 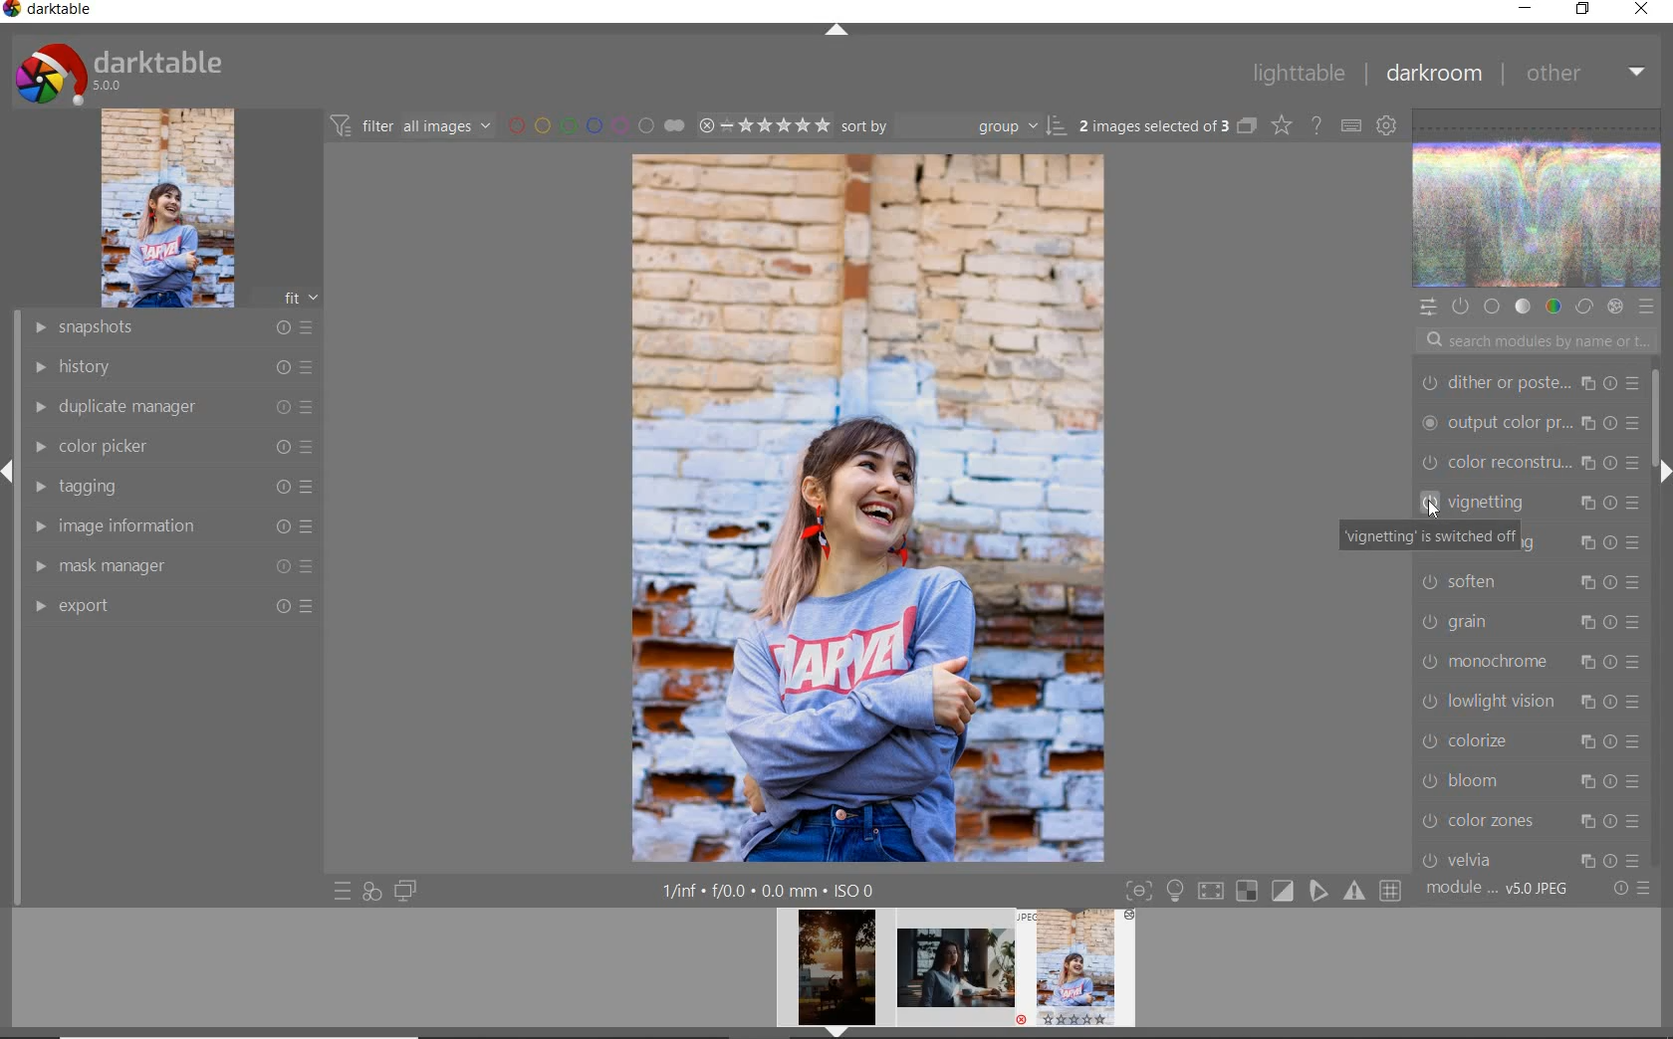 I want to click on selected image, so click(x=869, y=505).